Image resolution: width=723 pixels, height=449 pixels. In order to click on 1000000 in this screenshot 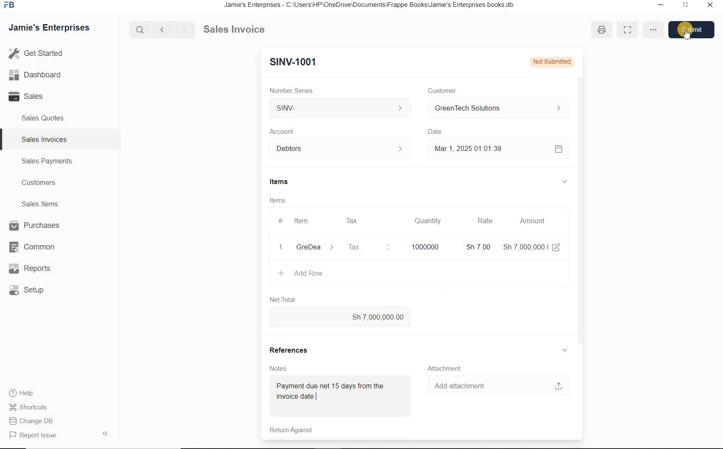, I will do `click(424, 246)`.